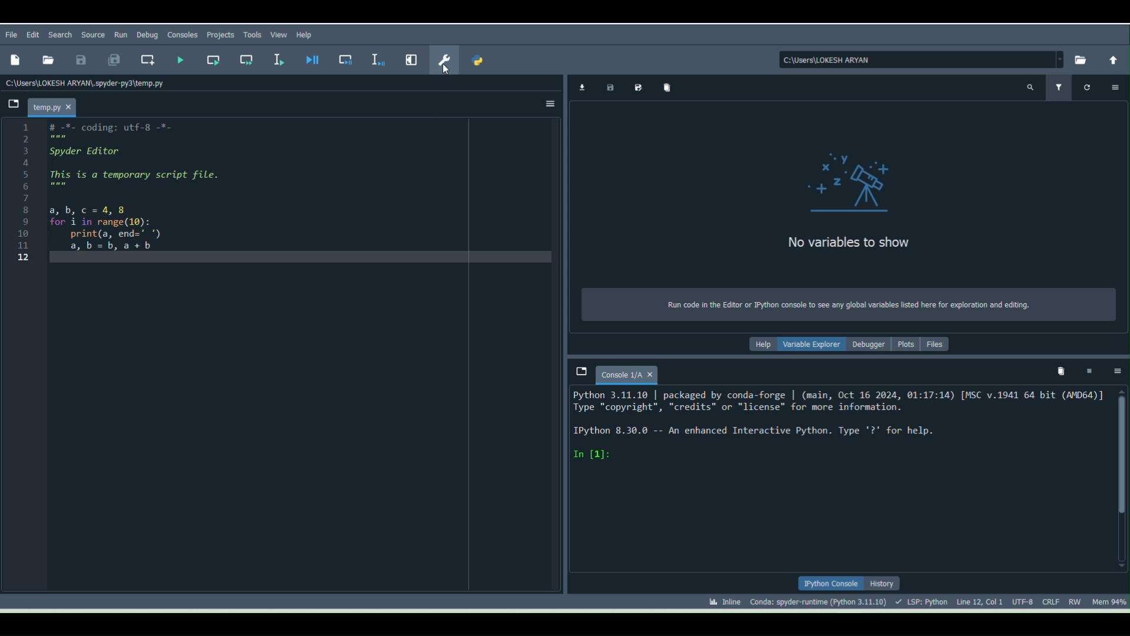  Describe the element at coordinates (307, 34) in the screenshot. I see `Help` at that location.